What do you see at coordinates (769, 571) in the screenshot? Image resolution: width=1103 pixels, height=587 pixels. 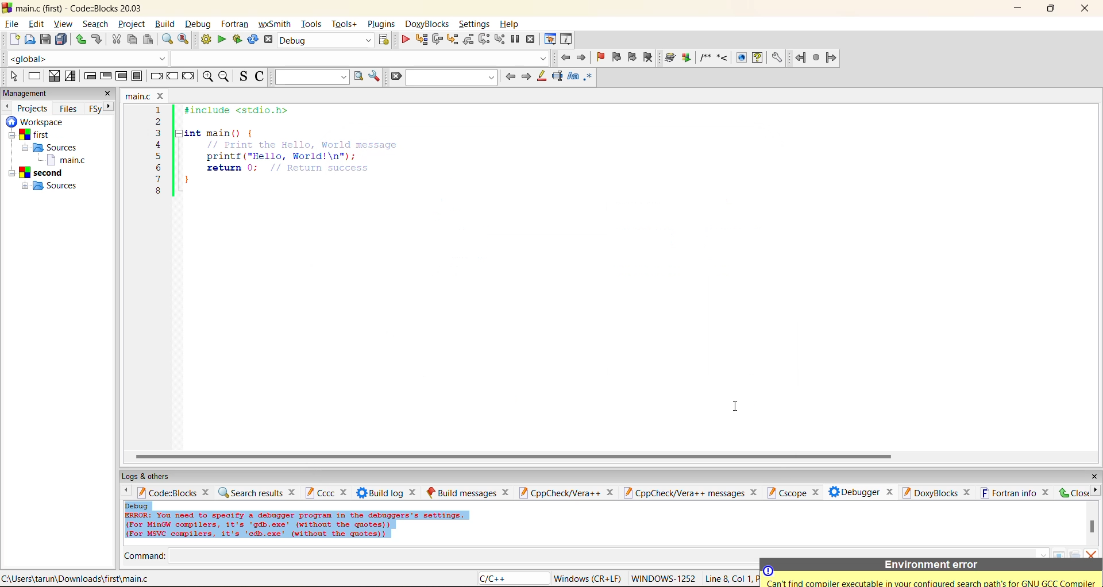 I see `caution` at bounding box center [769, 571].